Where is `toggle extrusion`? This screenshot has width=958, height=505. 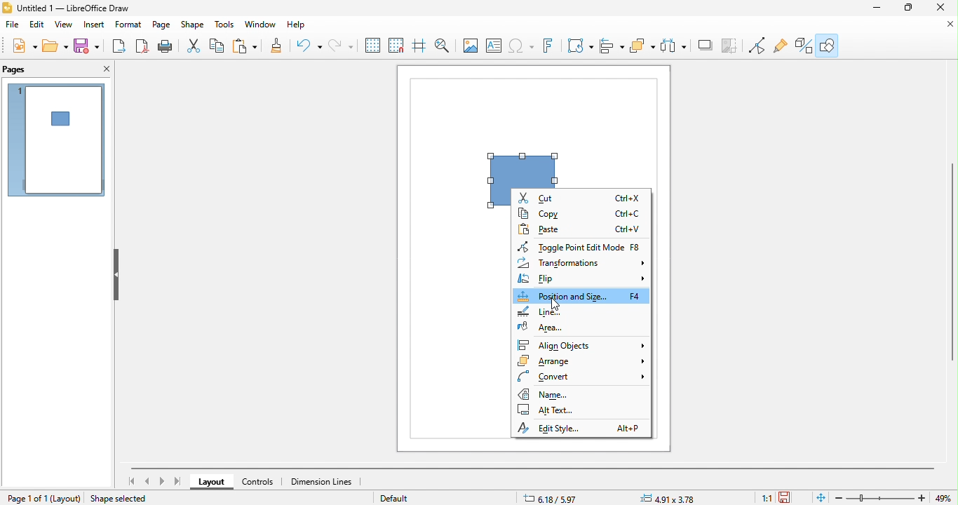 toggle extrusion is located at coordinates (801, 46).